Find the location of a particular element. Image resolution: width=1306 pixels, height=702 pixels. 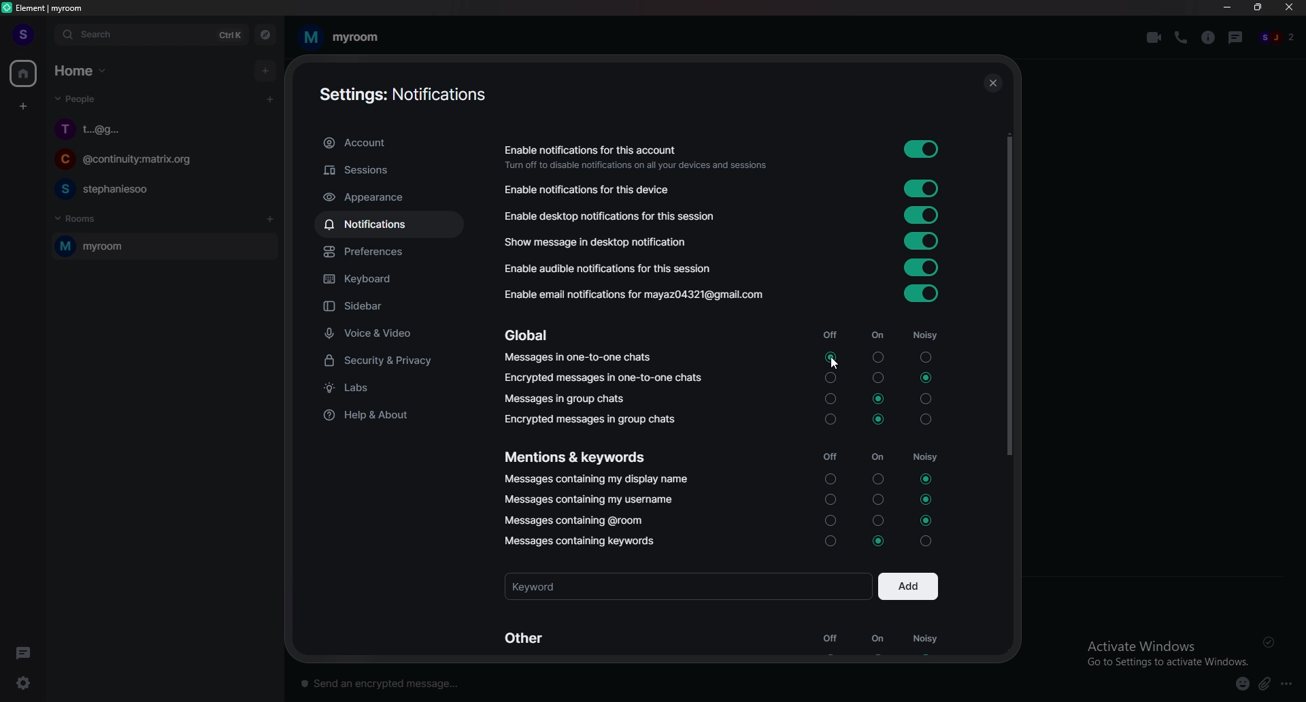

create a space is located at coordinates (23, 107).